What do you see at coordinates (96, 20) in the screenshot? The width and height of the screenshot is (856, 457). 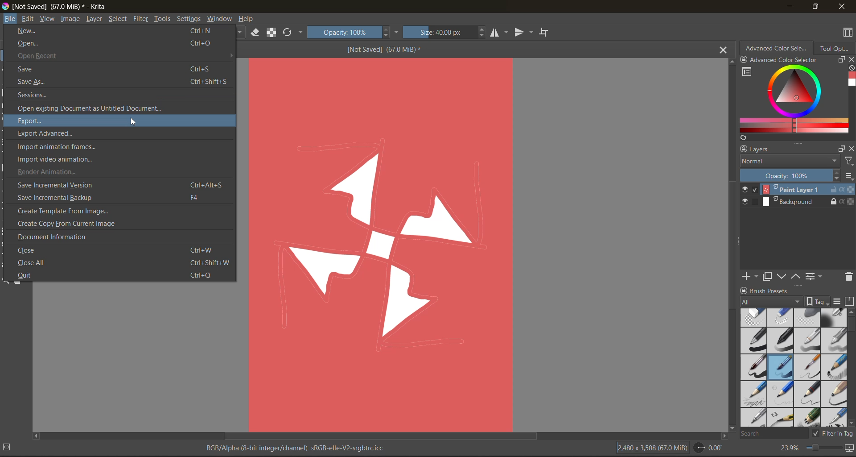 I see `layer` at bounding box center [96, 20].